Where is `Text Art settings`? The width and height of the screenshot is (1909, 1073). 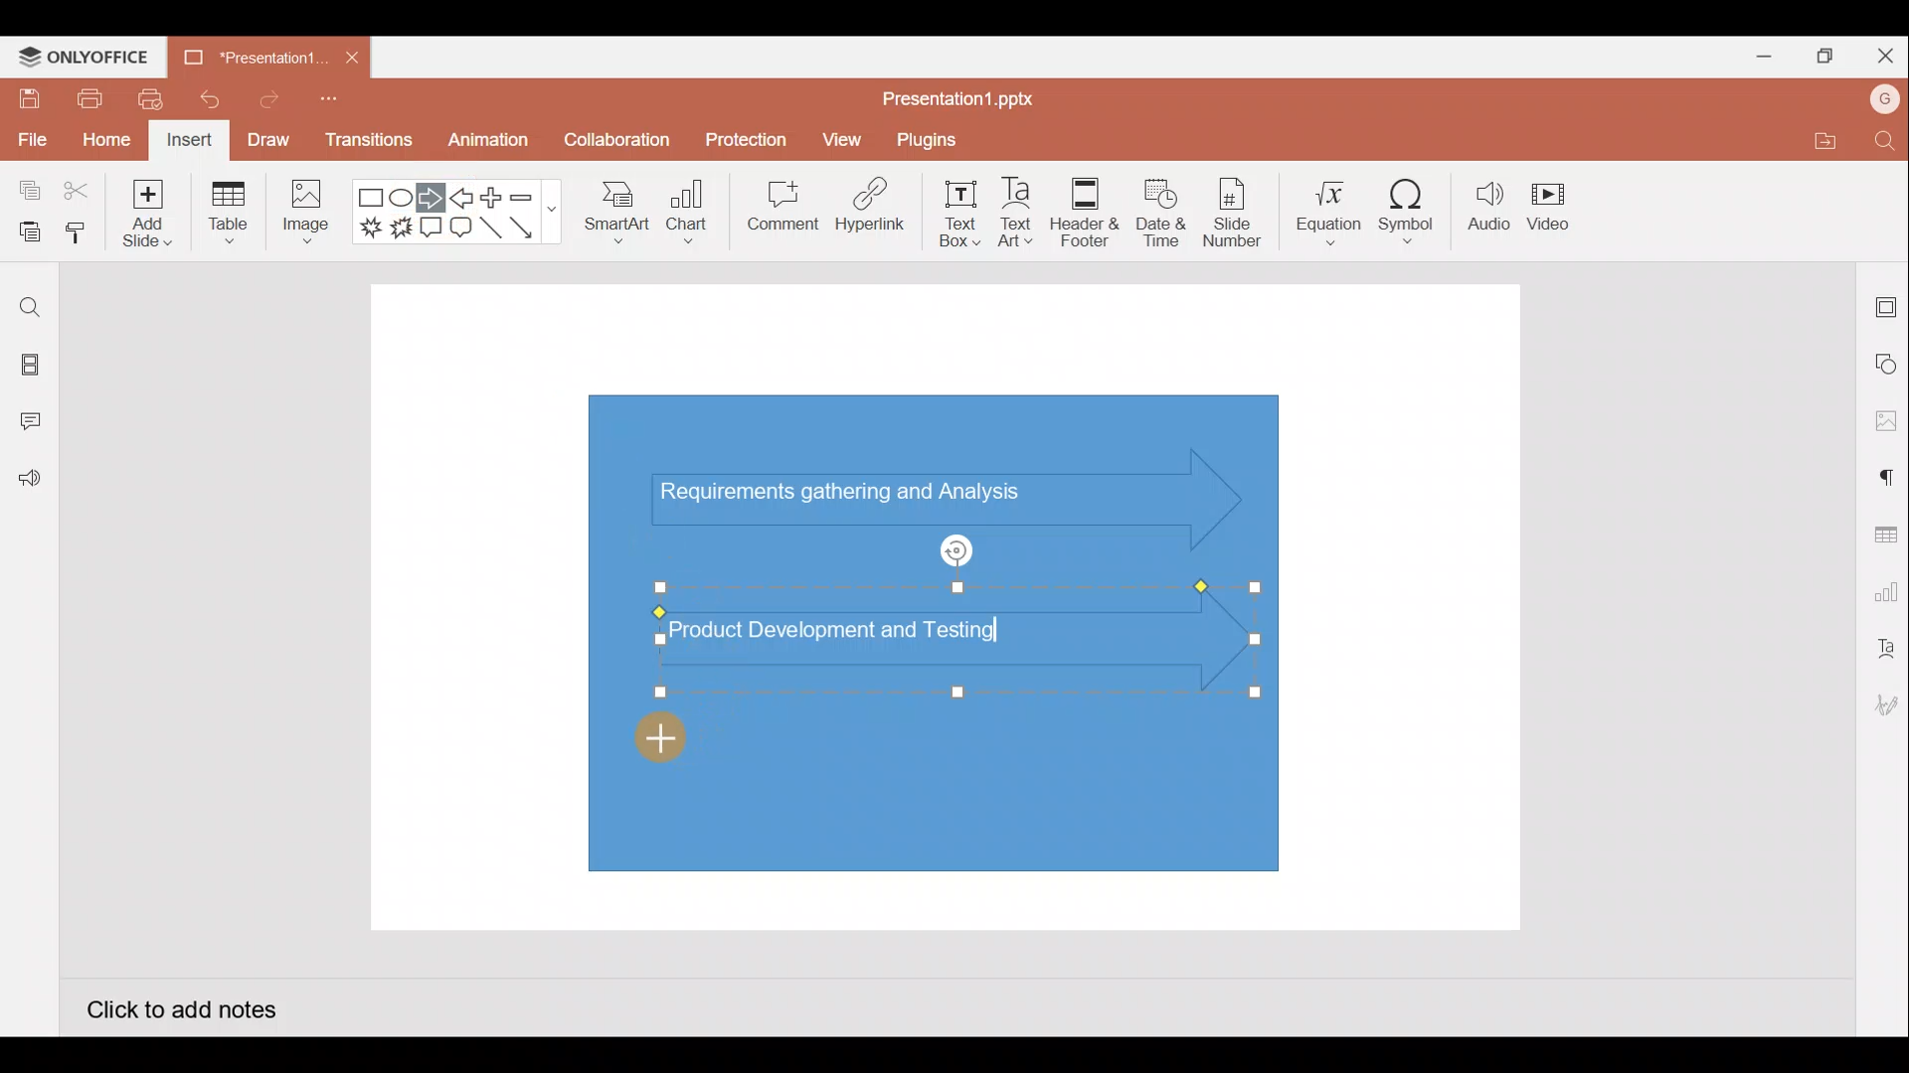
Text Art settings is located at coordinates (1884, 649).